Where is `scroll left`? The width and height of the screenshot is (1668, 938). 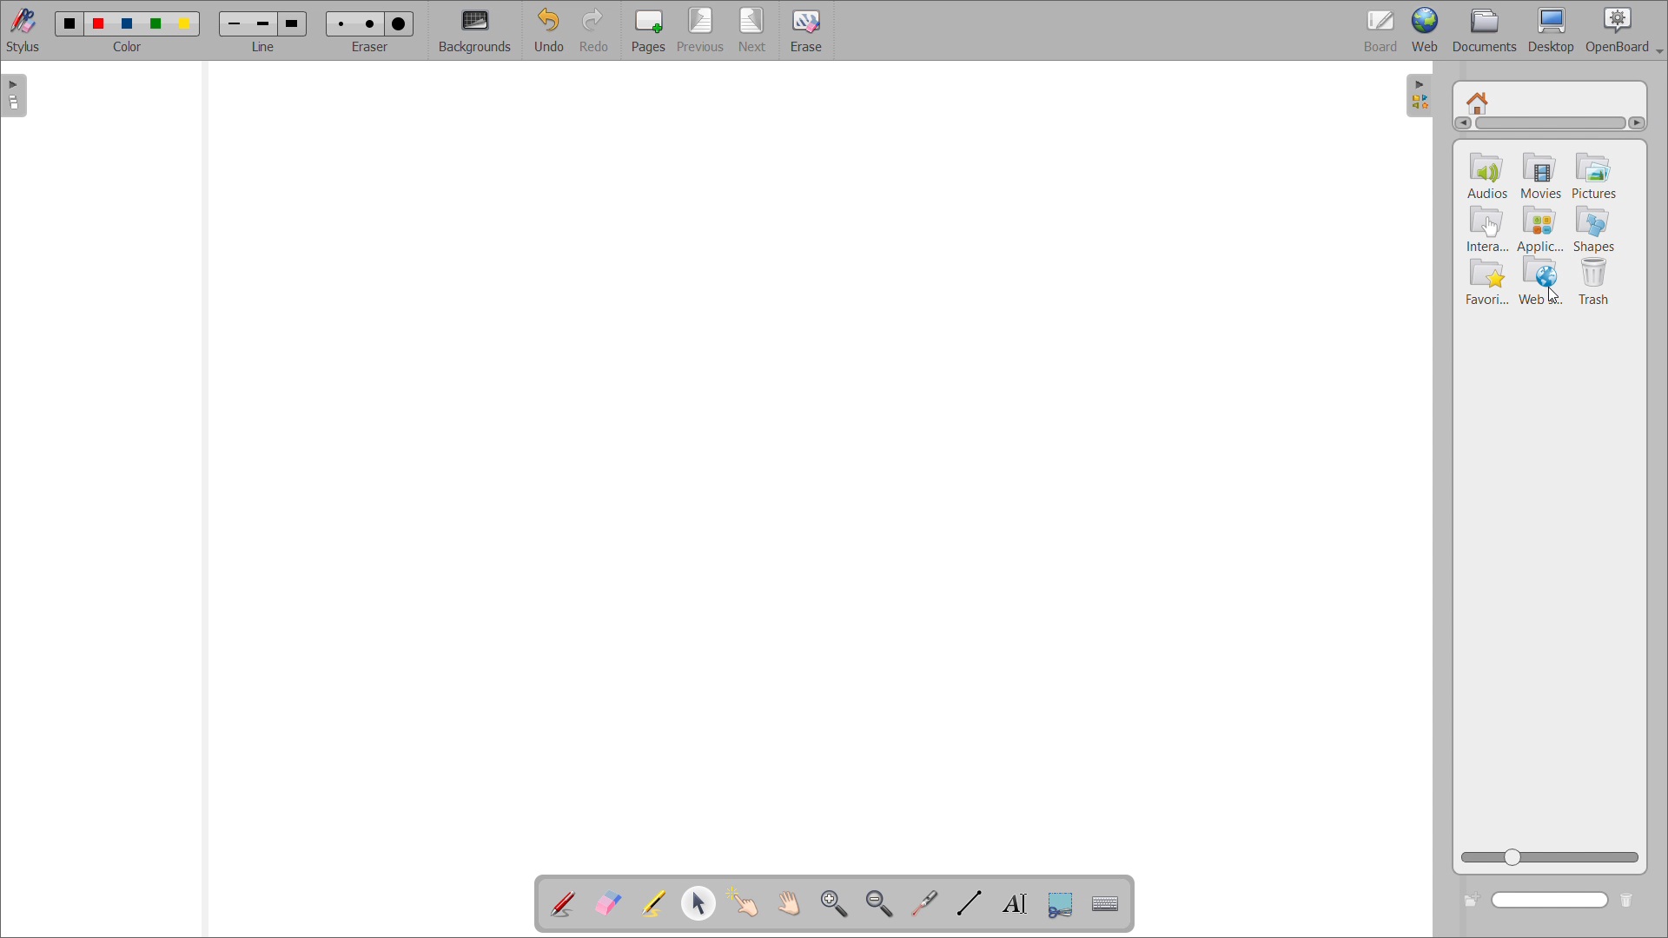 scroll left is located at coordinates (1461, 123).